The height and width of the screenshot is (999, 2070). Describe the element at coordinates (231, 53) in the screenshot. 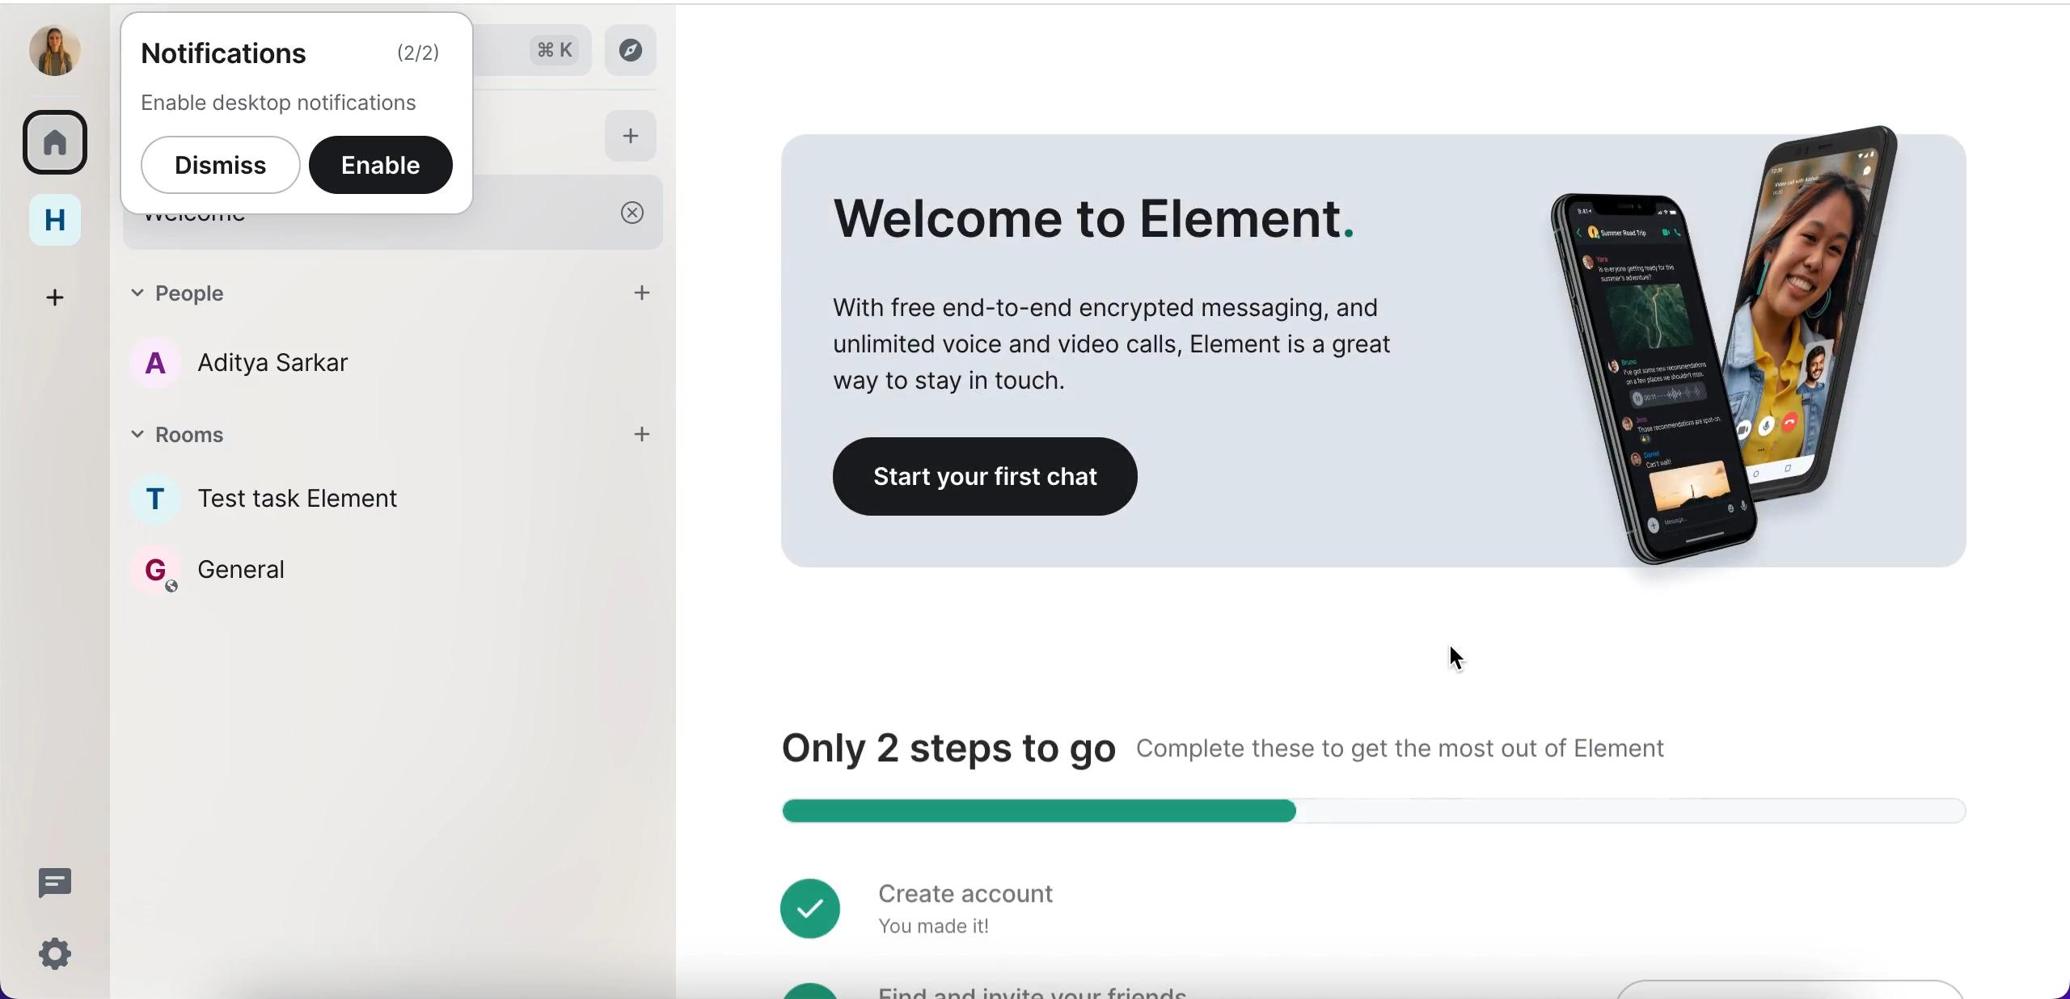

I see `notifications` at that location.